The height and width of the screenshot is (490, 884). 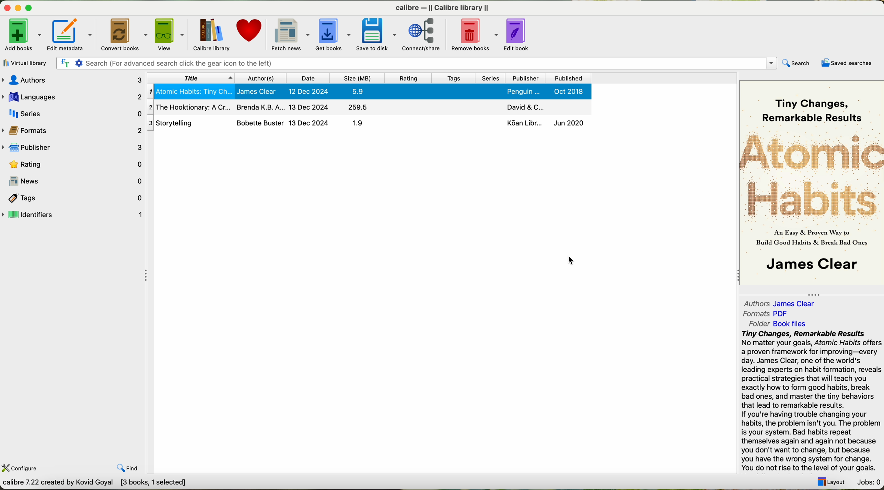 I want to click on formats, so click(x=73, y=130).